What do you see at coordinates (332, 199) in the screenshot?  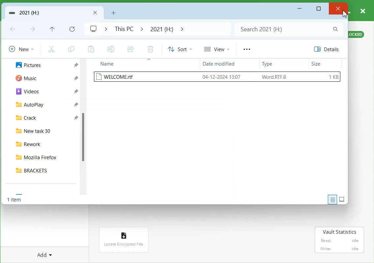 I see `Display information about each item to the window` at bounding box center [332, 199].